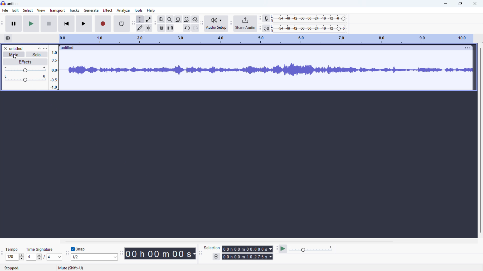 This screenshot has width=483, height=271. Describe the element at coordinates (474, 4) in the screenshot. I see `close` at that location.